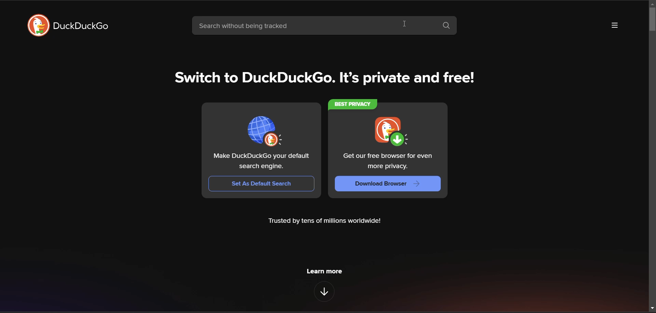 The image size is (656, 313). I want to click on more options, so click(615, 25).